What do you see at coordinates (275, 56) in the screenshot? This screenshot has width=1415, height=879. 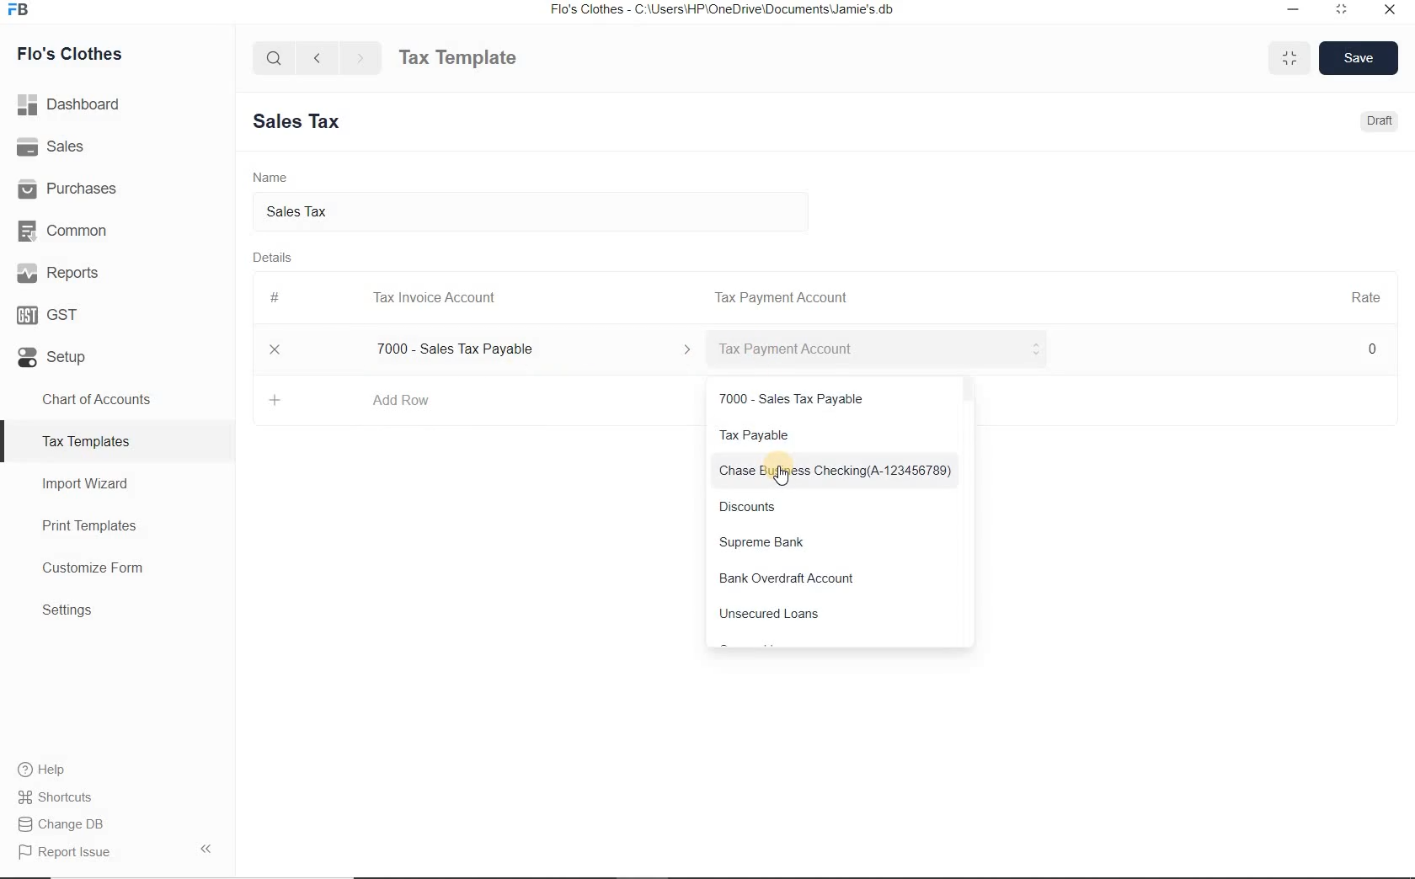 I see `Search Bar` at bounding box center [275, 56].